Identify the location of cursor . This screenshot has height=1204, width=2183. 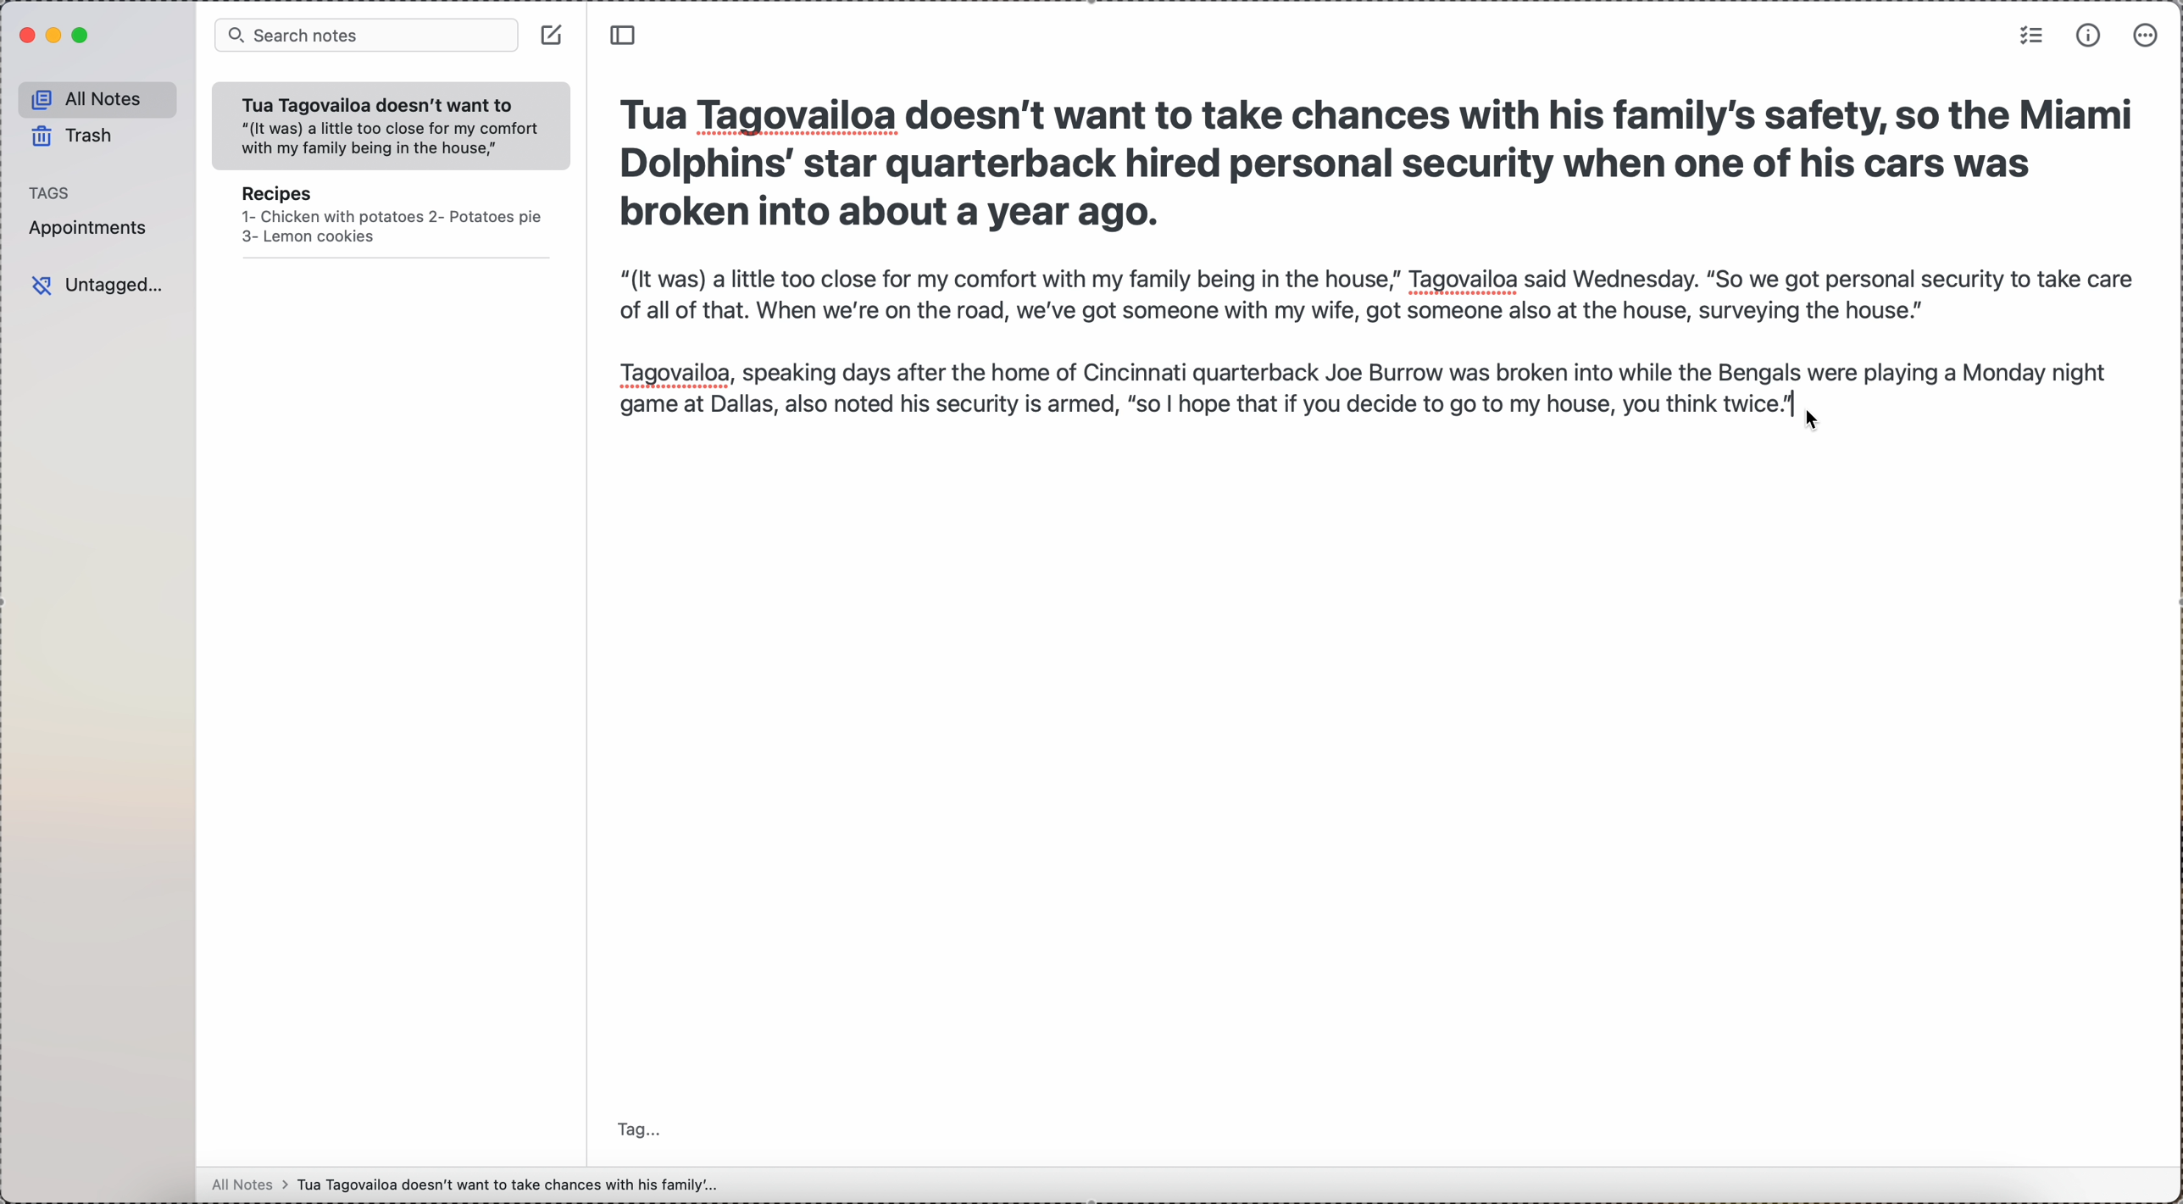
(1822, 419).